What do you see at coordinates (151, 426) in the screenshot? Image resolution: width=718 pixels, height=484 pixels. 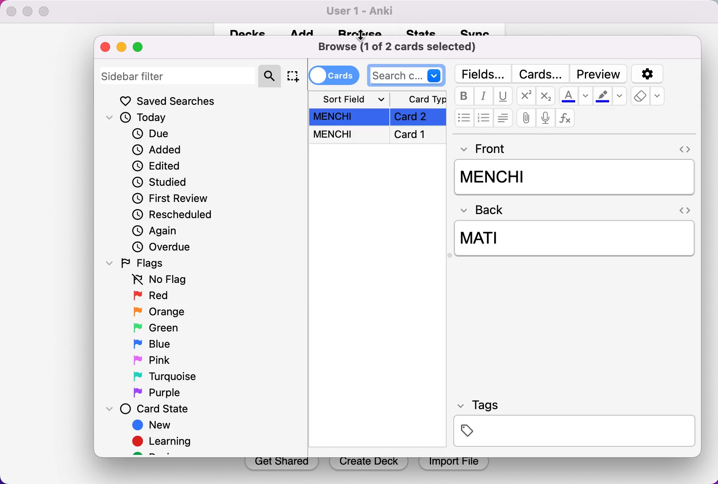 I see `new ` at bounding box center [151, 426].